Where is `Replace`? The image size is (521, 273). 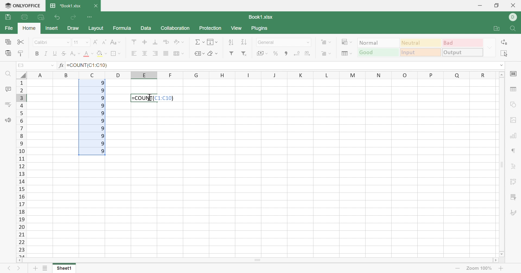 Replace is located at coordinates (504, 43).